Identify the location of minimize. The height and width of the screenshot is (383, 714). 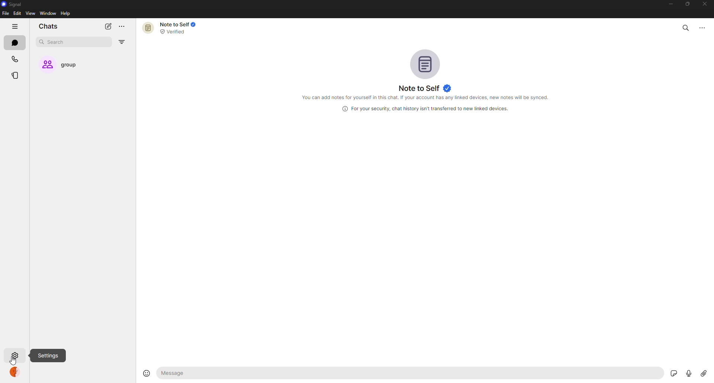
(667, 5).